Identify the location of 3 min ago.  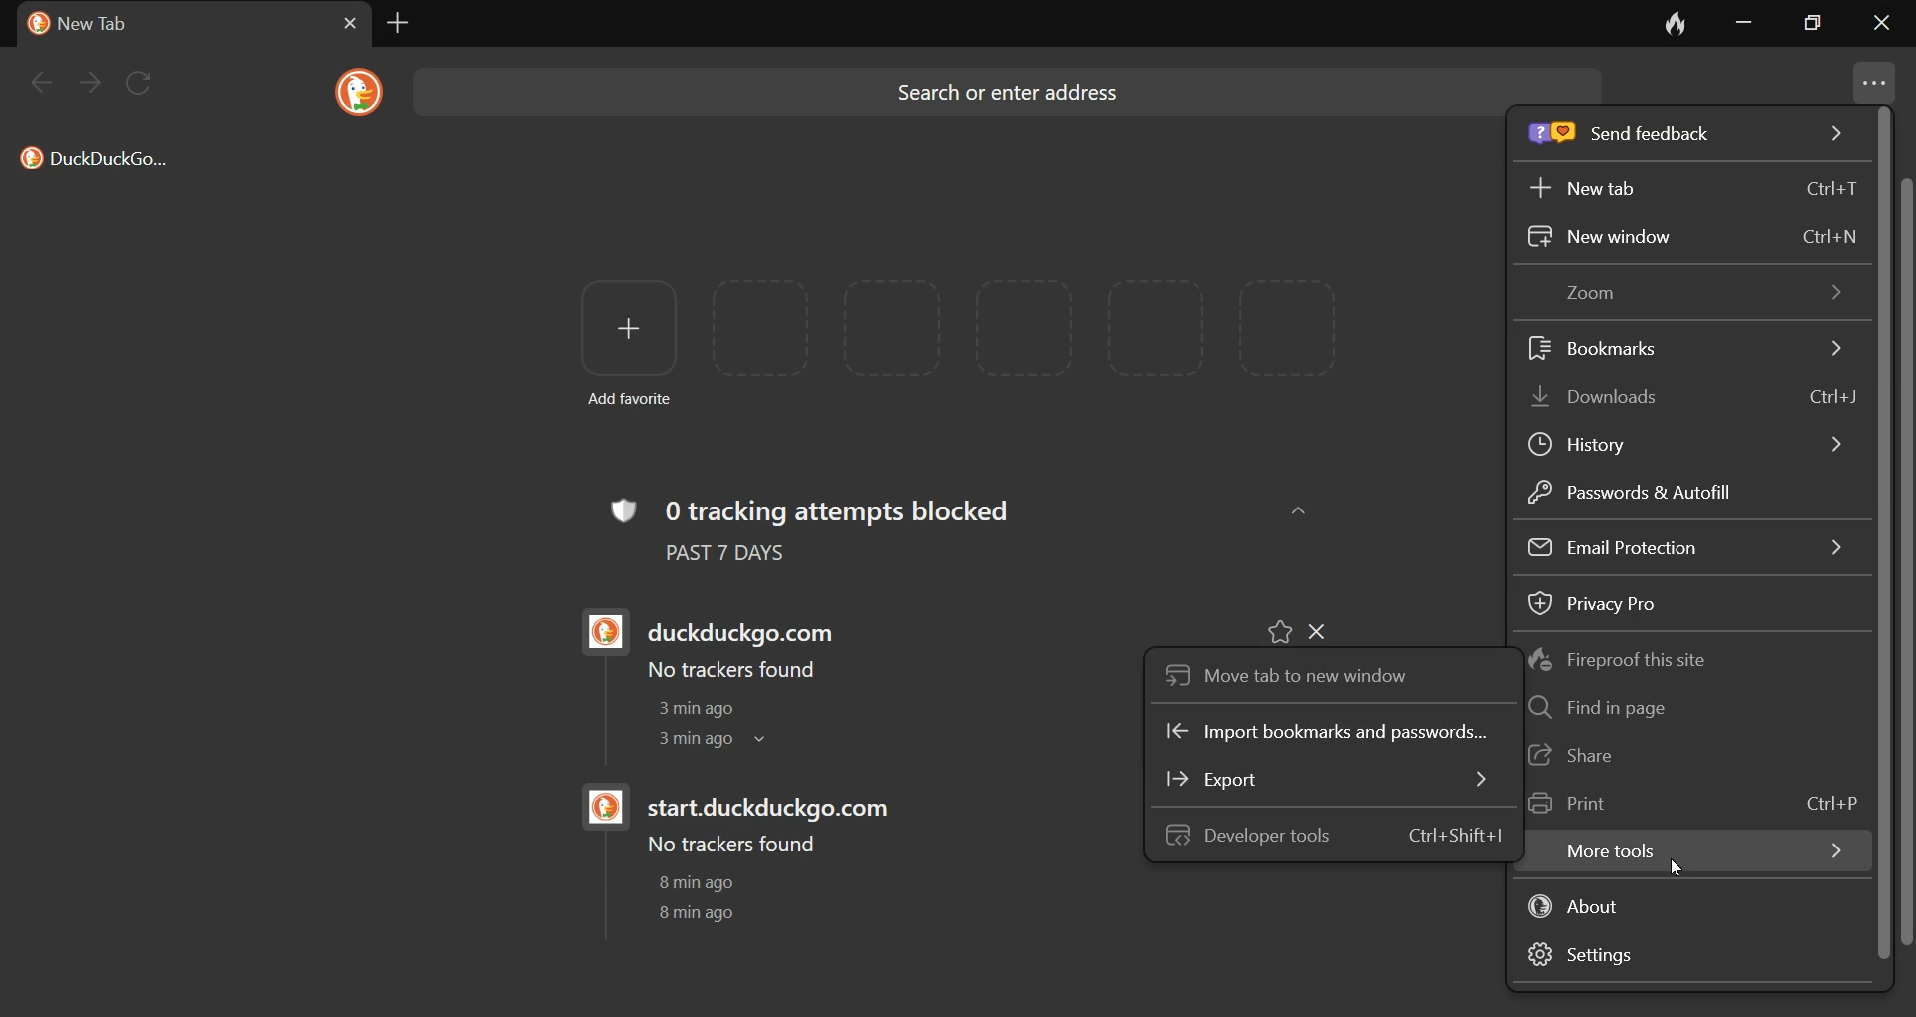
(688, 741).